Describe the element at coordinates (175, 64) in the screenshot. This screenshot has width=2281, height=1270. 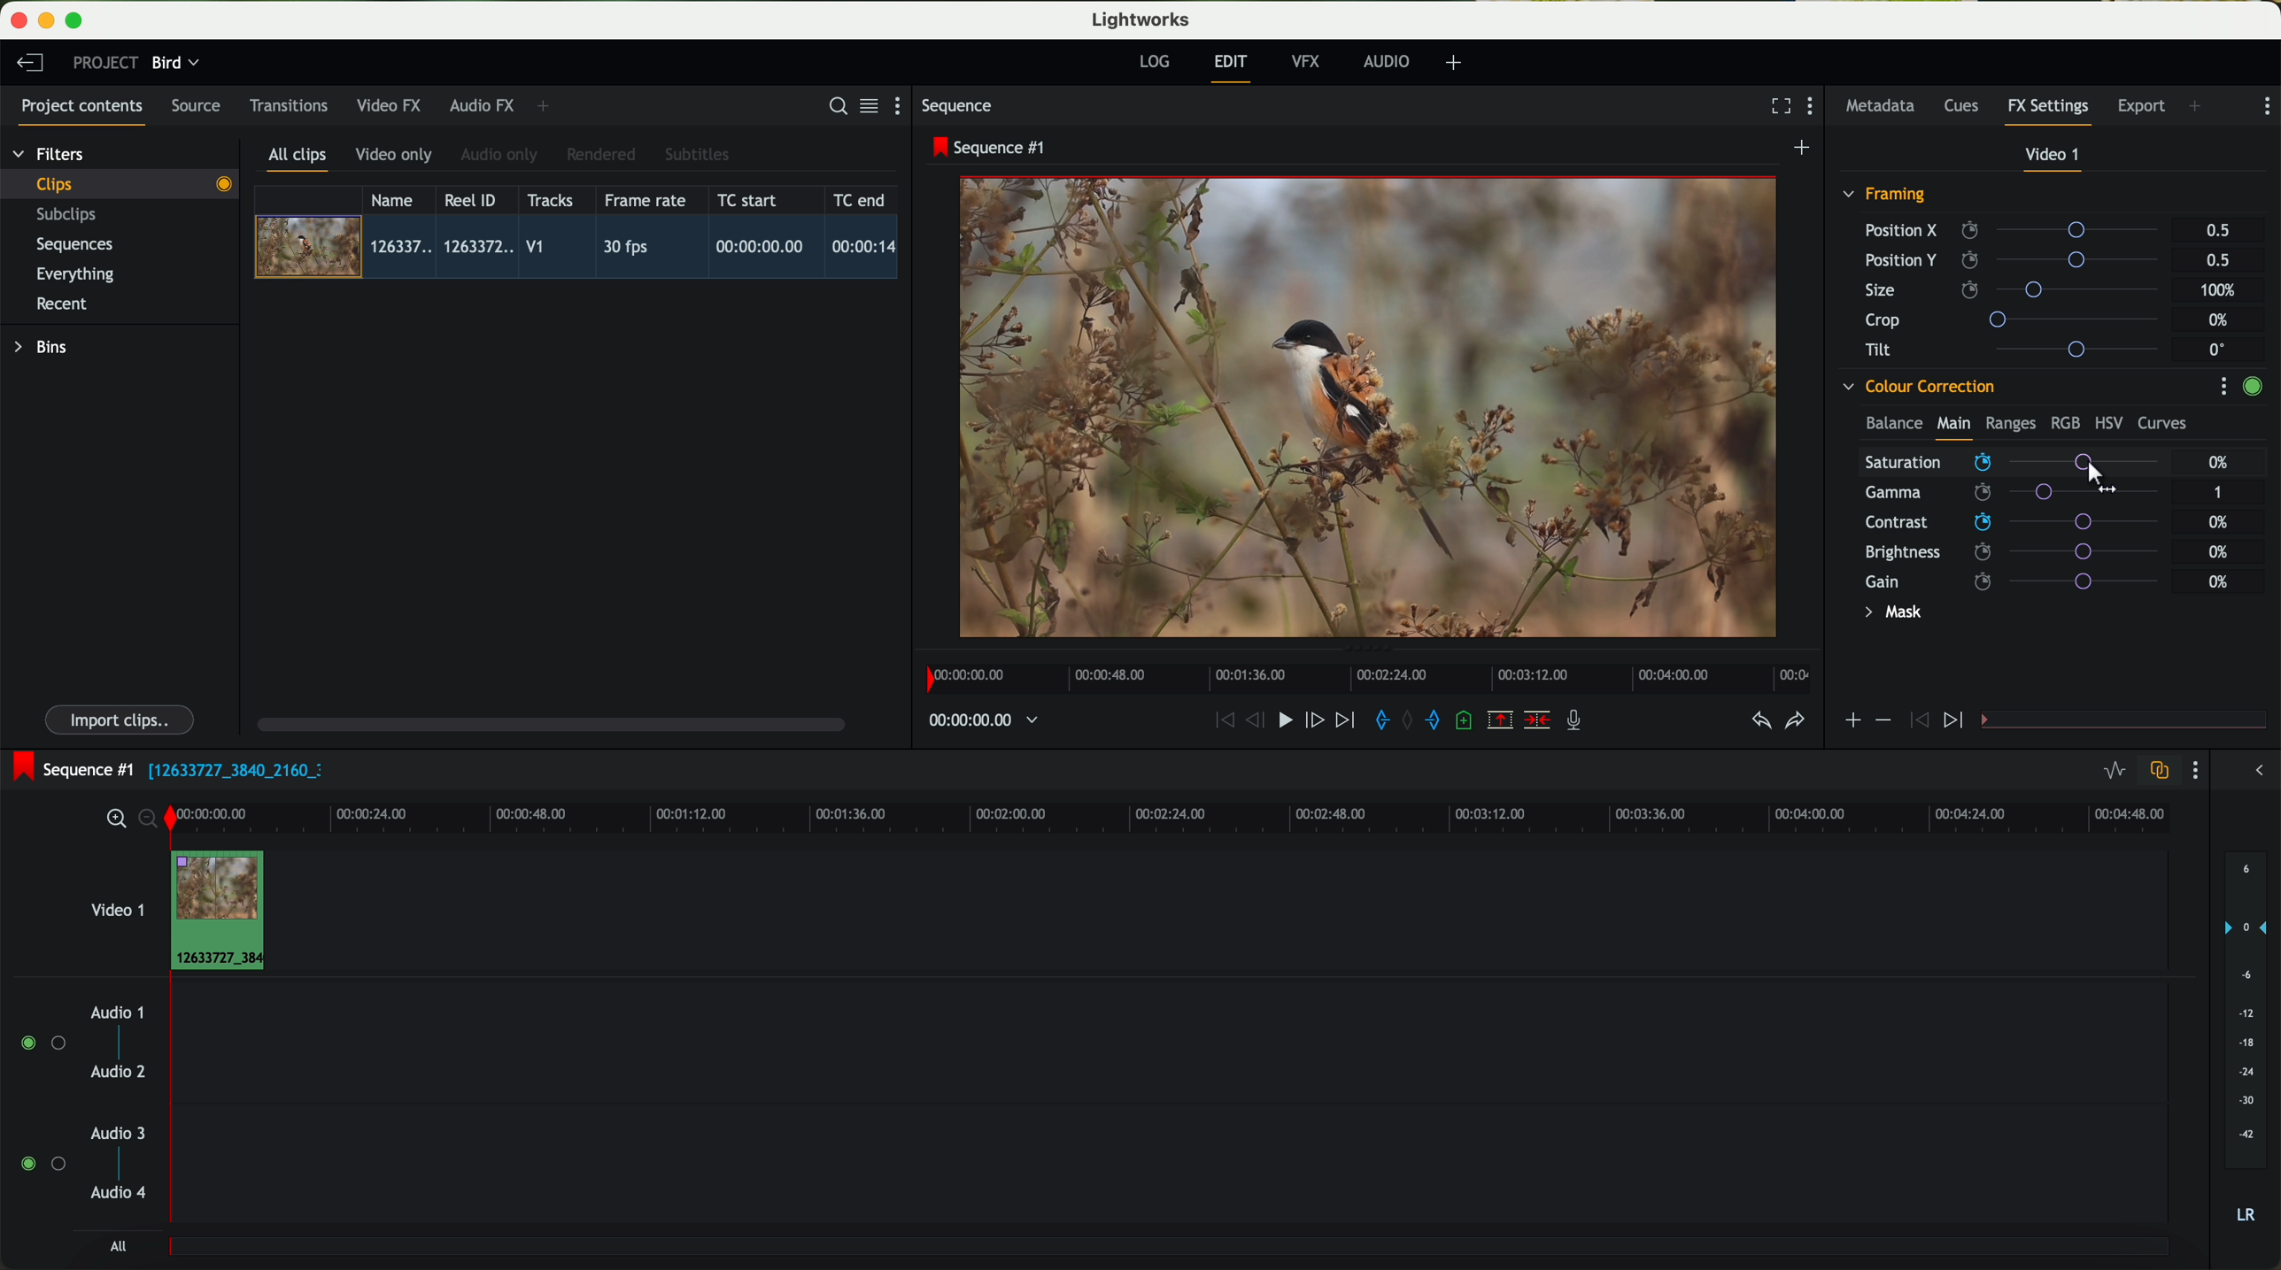
I see `bird` at that location.